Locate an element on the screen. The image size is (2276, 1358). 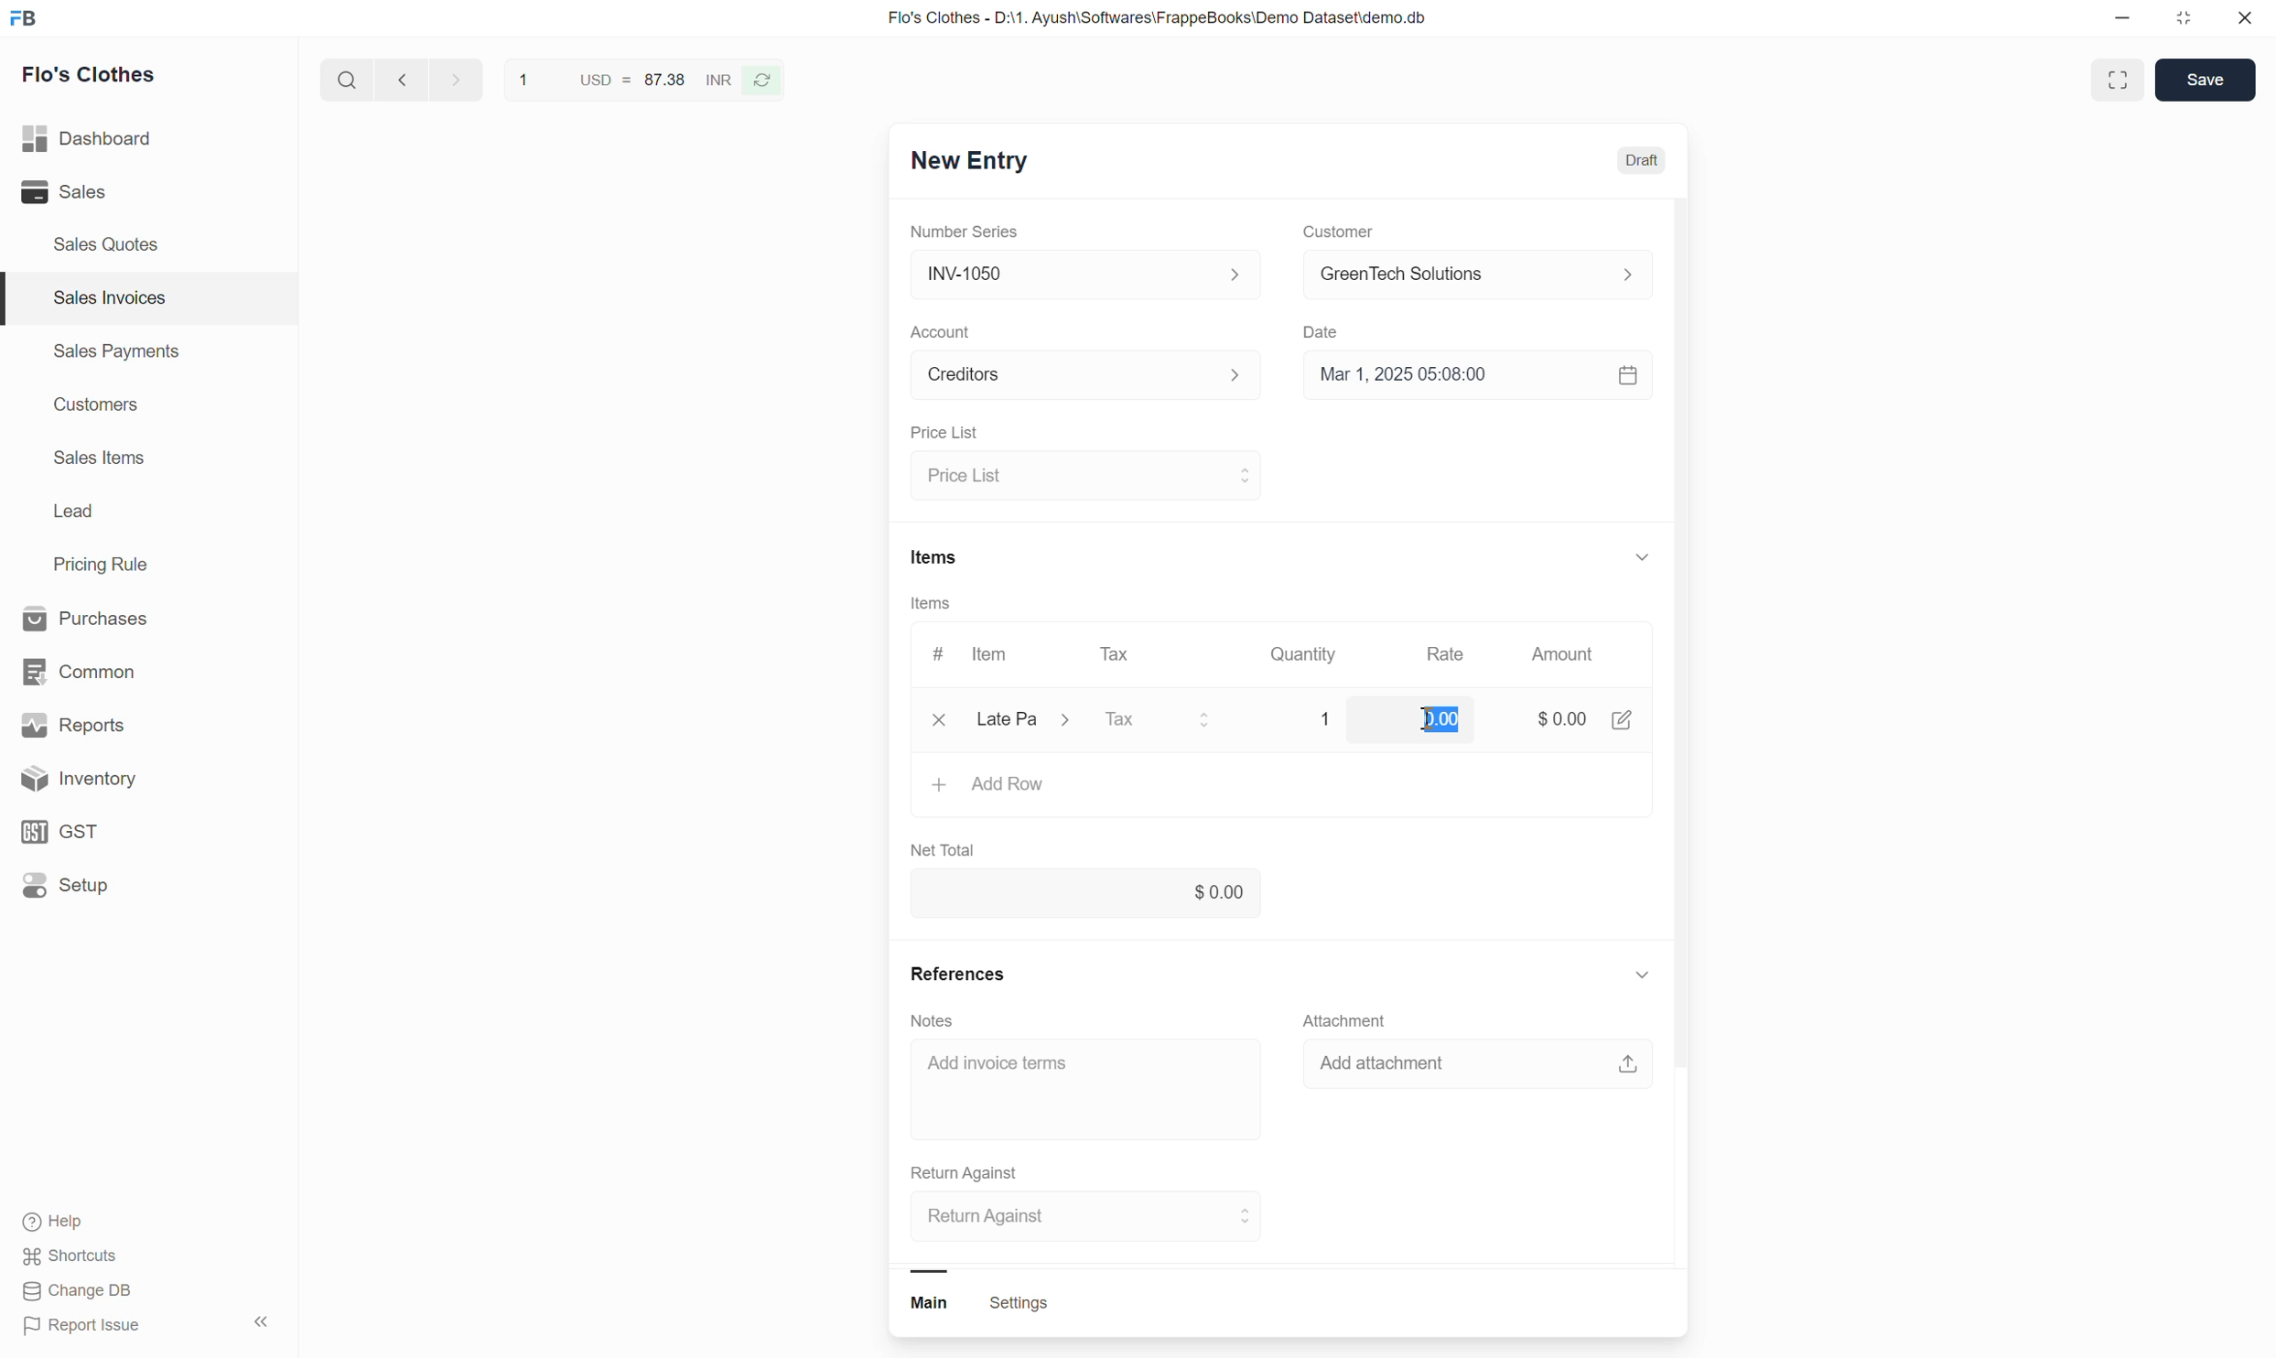
Customer is located at coordinates (1336, 232).